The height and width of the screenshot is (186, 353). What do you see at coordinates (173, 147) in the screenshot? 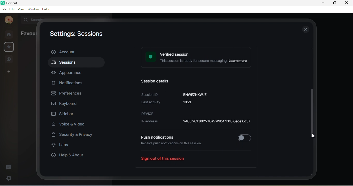
I see `receive push notifications on this session` at bounding box center [173, 147].